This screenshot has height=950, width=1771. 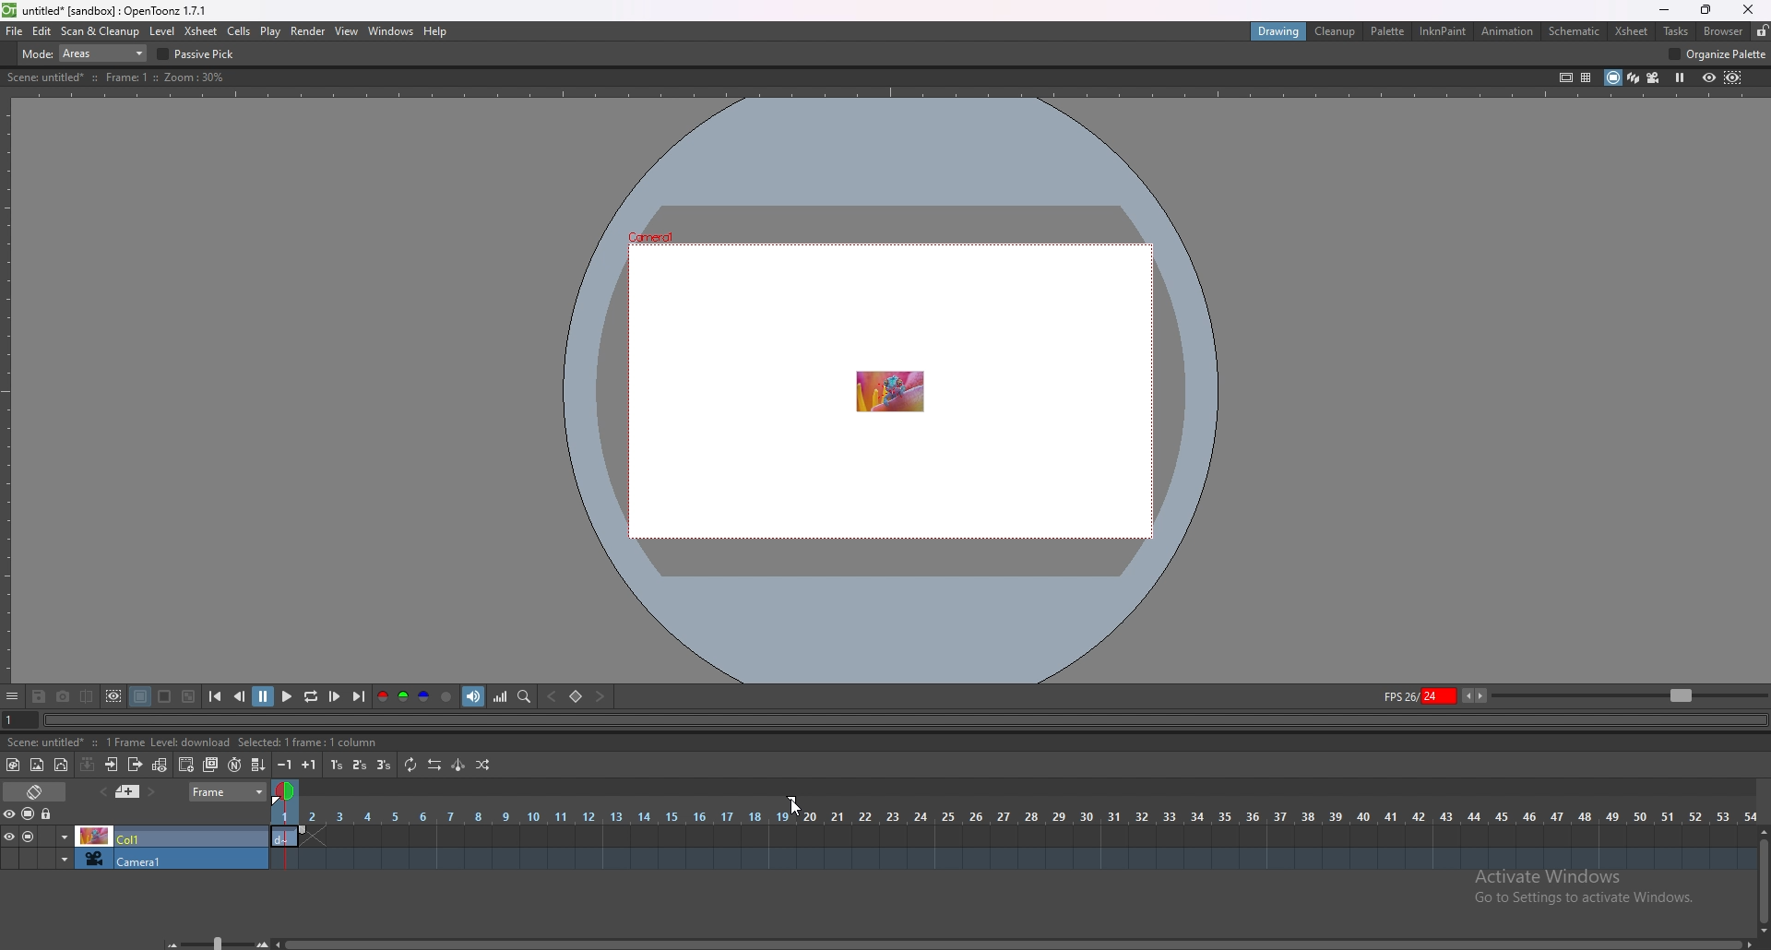 What do you see at coordinates (102, 791) in the screenshot?
I see `add memo` at bounding box center [102, 791].